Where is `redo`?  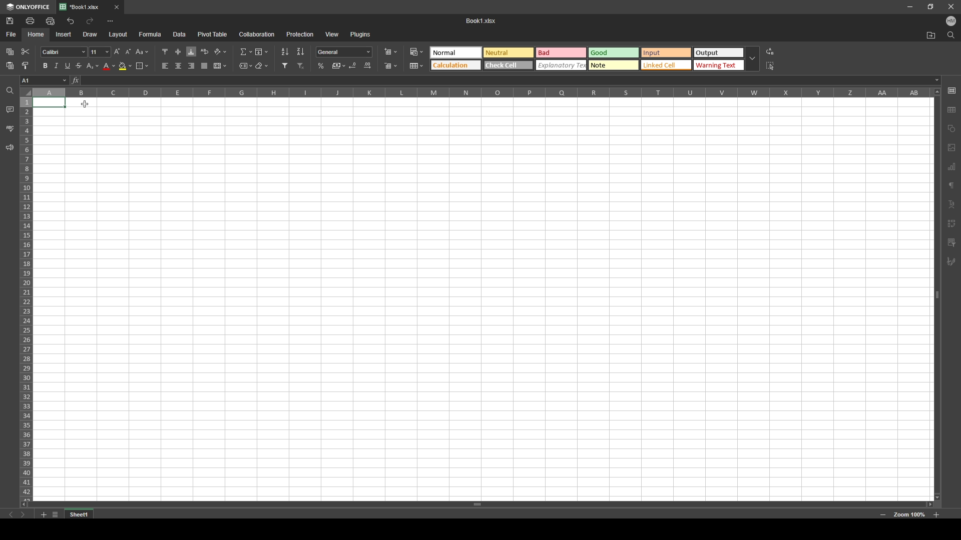
redo is located at coordinates (90, 21).